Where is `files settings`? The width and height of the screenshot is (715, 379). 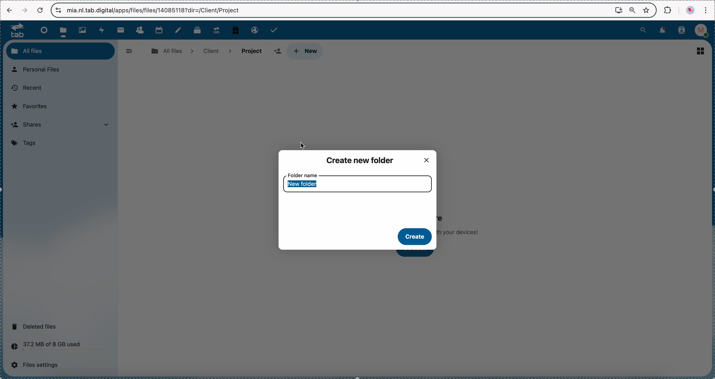
files settings is located at coordinates (37, 365).